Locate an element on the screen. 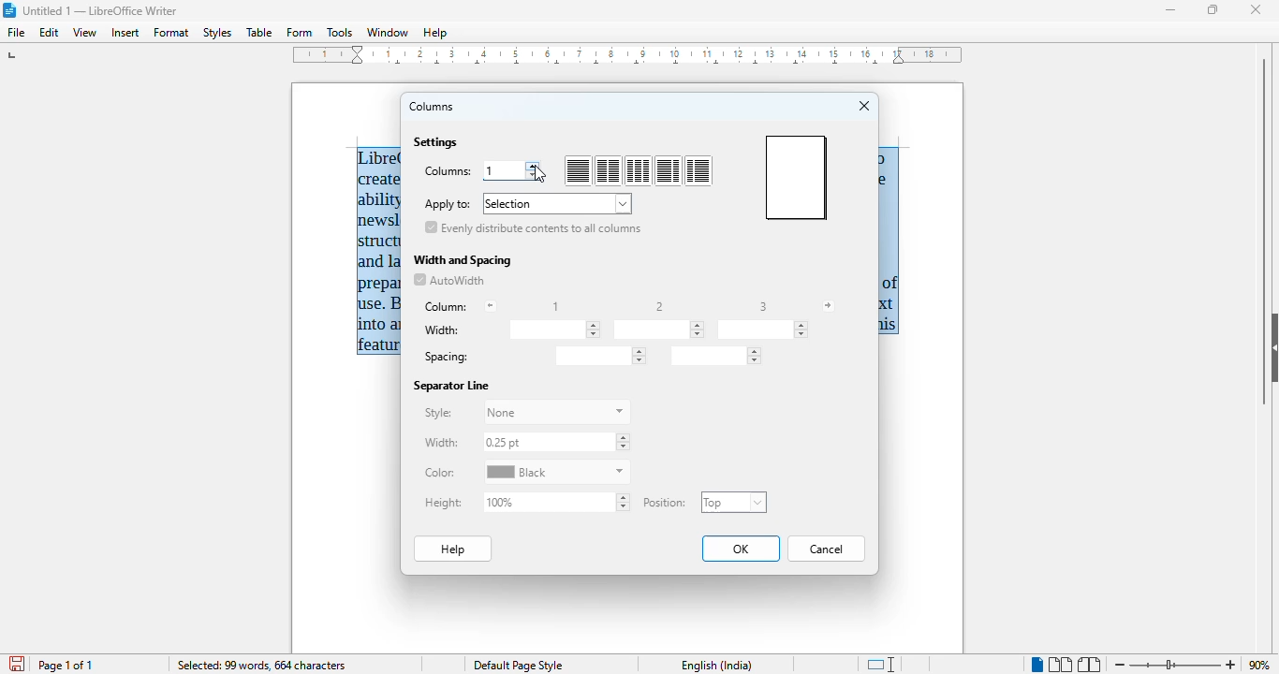 The width and height of the screenshot is (1279, 674). color:  is located at coordinates (440, 473).